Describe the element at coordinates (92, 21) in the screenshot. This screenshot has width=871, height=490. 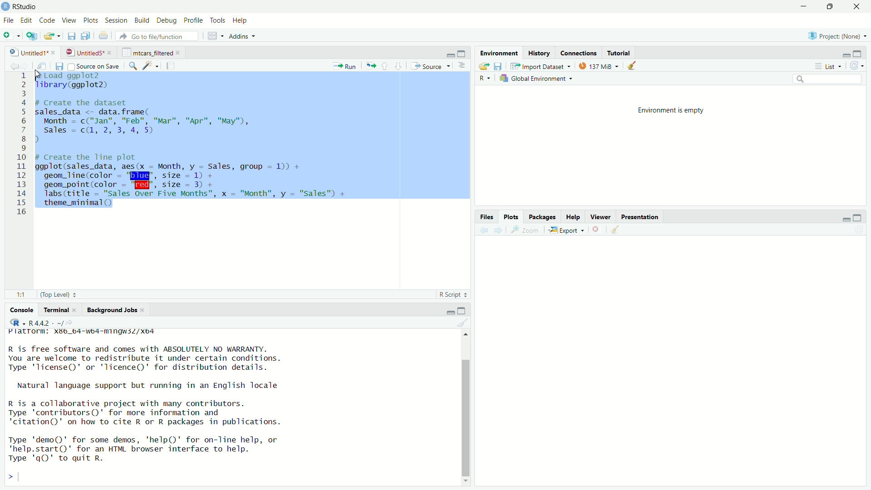
I see `plots` at that location.